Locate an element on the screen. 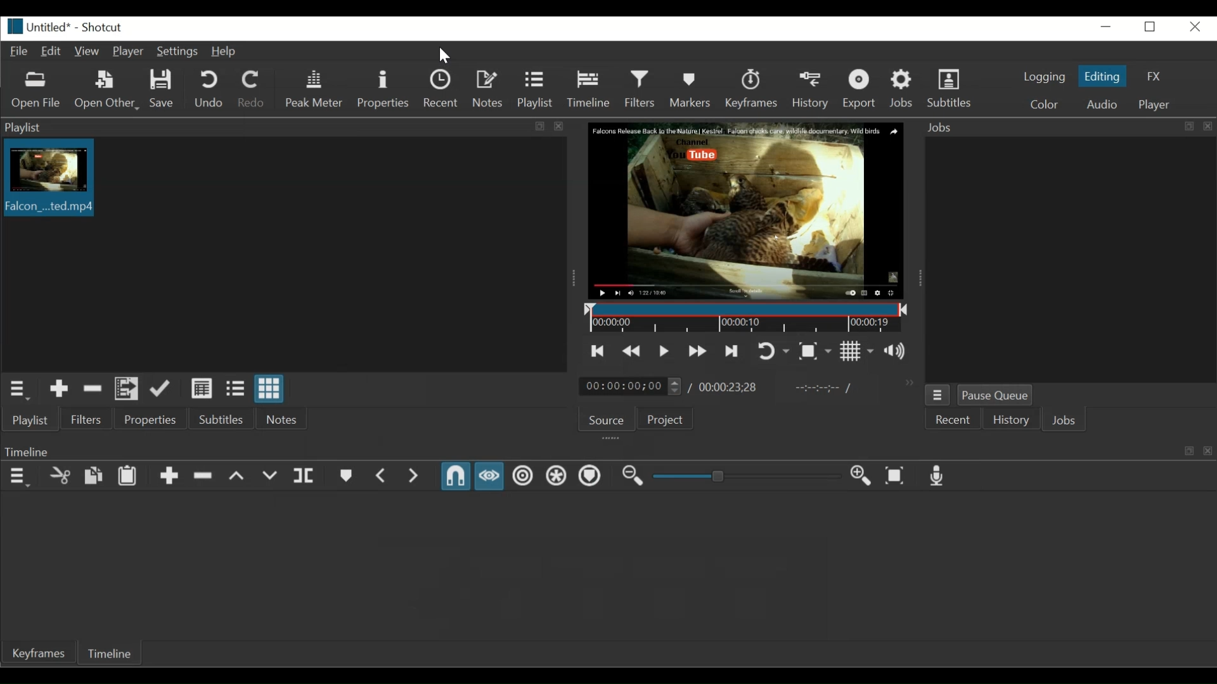 This screenshot has width=1217, height=684. Restore is located at coordinates (1150, 27).